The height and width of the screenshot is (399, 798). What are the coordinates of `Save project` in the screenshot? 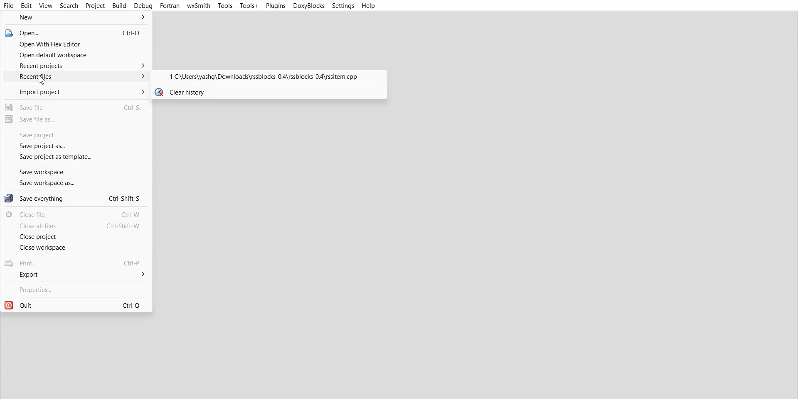 It's located at (75, 135).